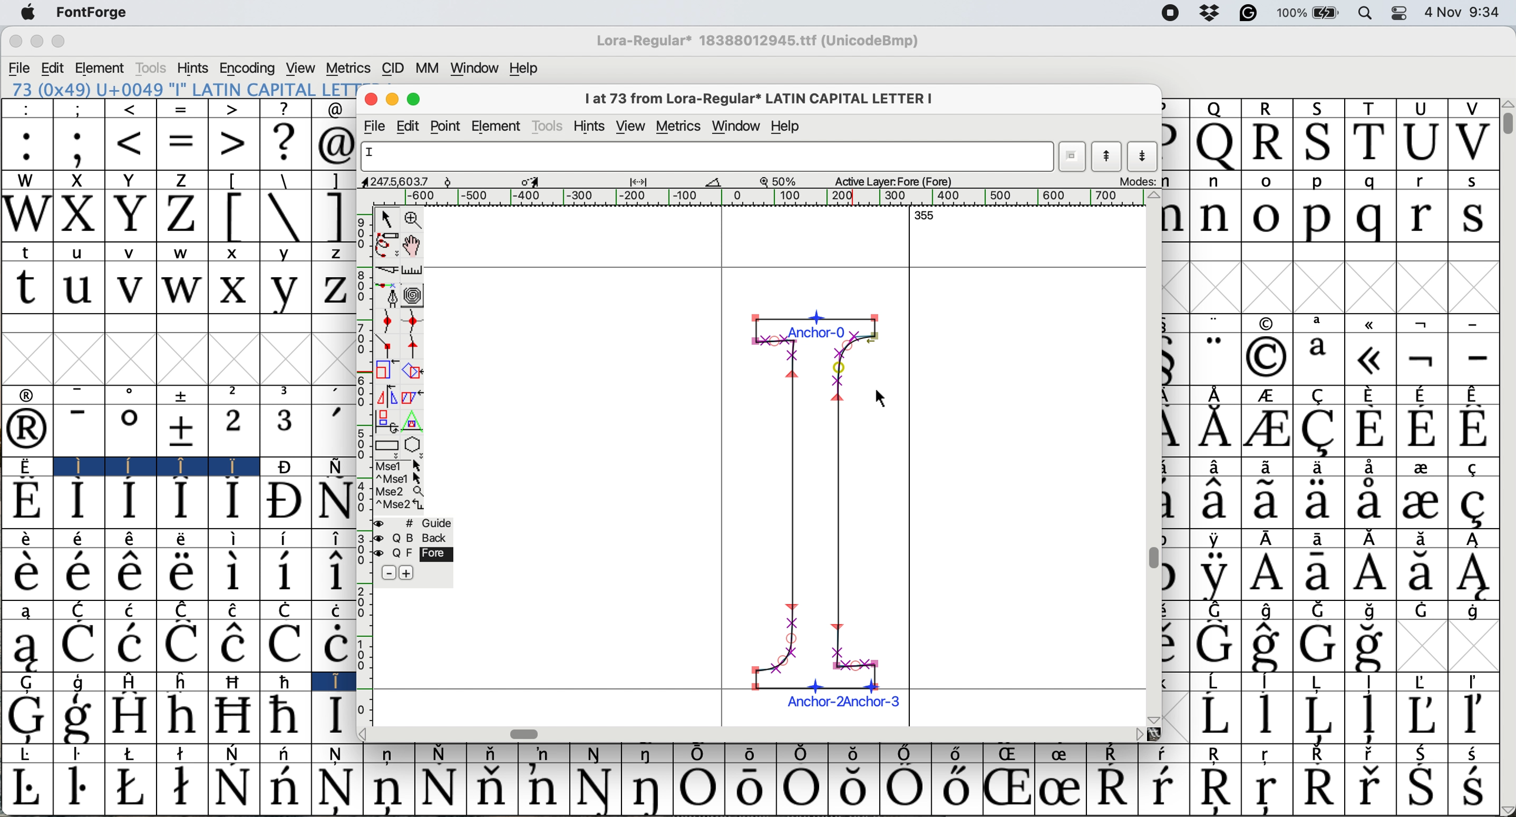  I want to click on Symbol, so click(26, 502).